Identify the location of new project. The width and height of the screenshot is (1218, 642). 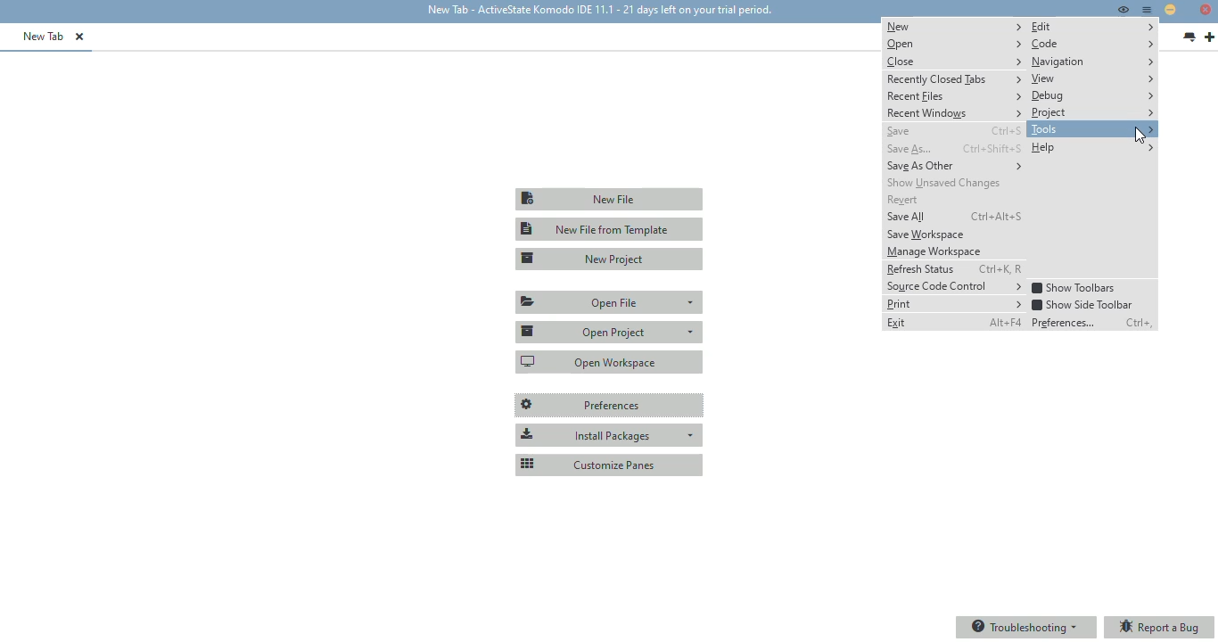
(611, 259).